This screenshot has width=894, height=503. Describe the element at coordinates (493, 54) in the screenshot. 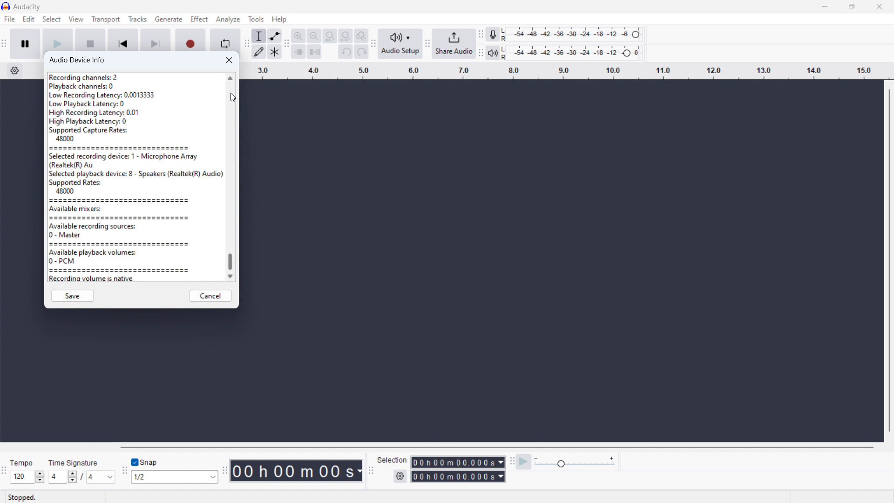

I see `playback meter` at that location.